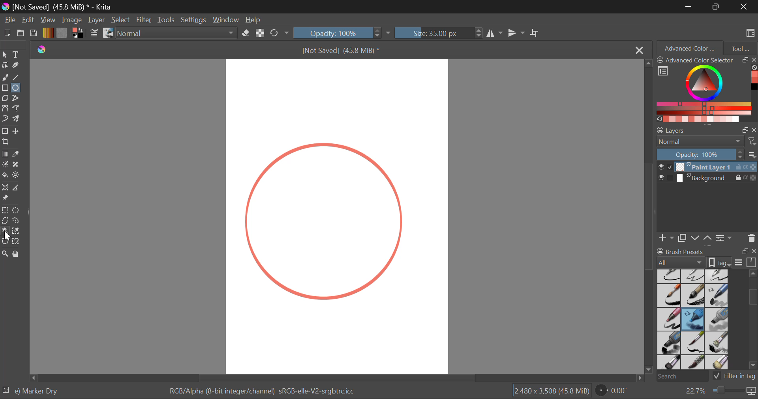  What do you see at coordinates (5, 155) in the screenshot?
I see `Gradient Fill` at bounding box center [5, 155].